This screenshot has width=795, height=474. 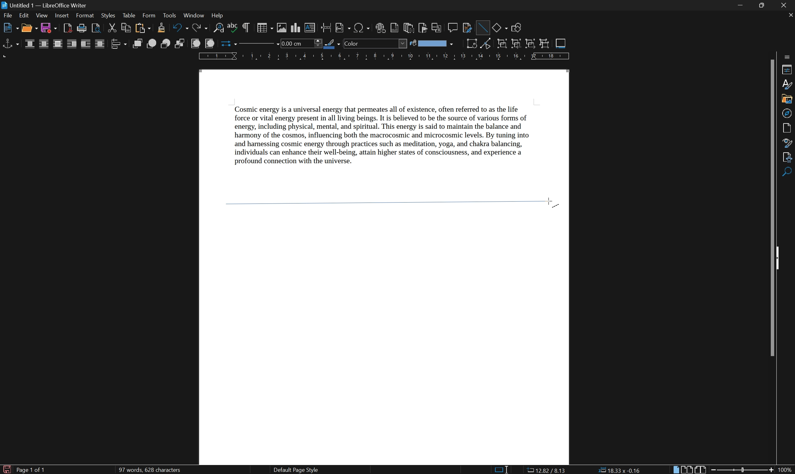 What do you see at coordinates (150, 15) in the screenshot?
I see `form` at bounding box center [150, 15].